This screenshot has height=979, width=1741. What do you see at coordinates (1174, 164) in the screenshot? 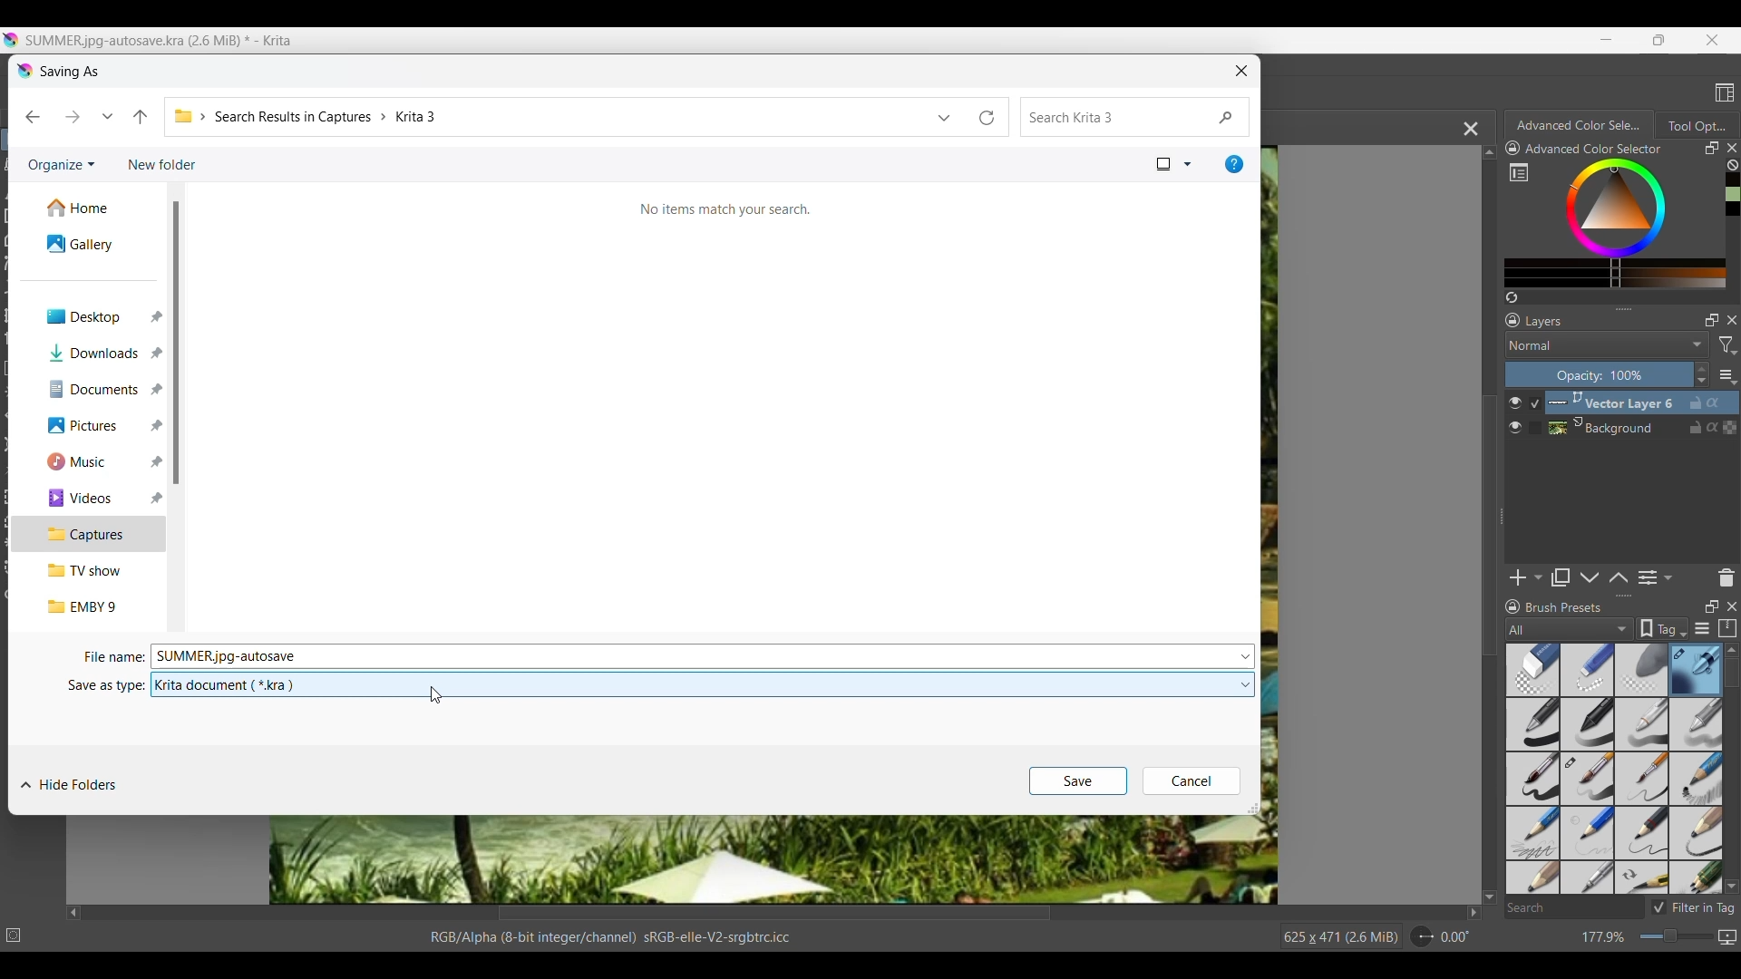
I see `Current sort and other sort options` at bounding box center [1174, 164].